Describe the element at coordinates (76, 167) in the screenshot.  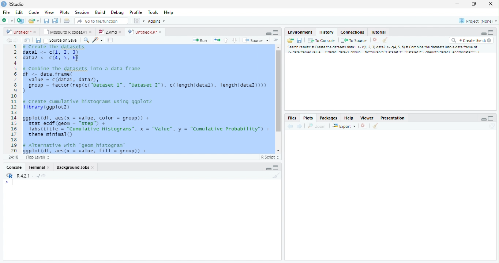
I see `Background Jobs` at that location.